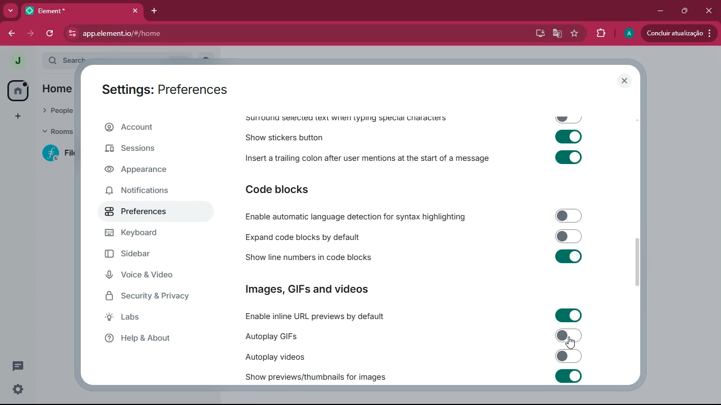 The image size is (721, 405). I want to click on Show line numbers in code blocks, so click(412, 257).